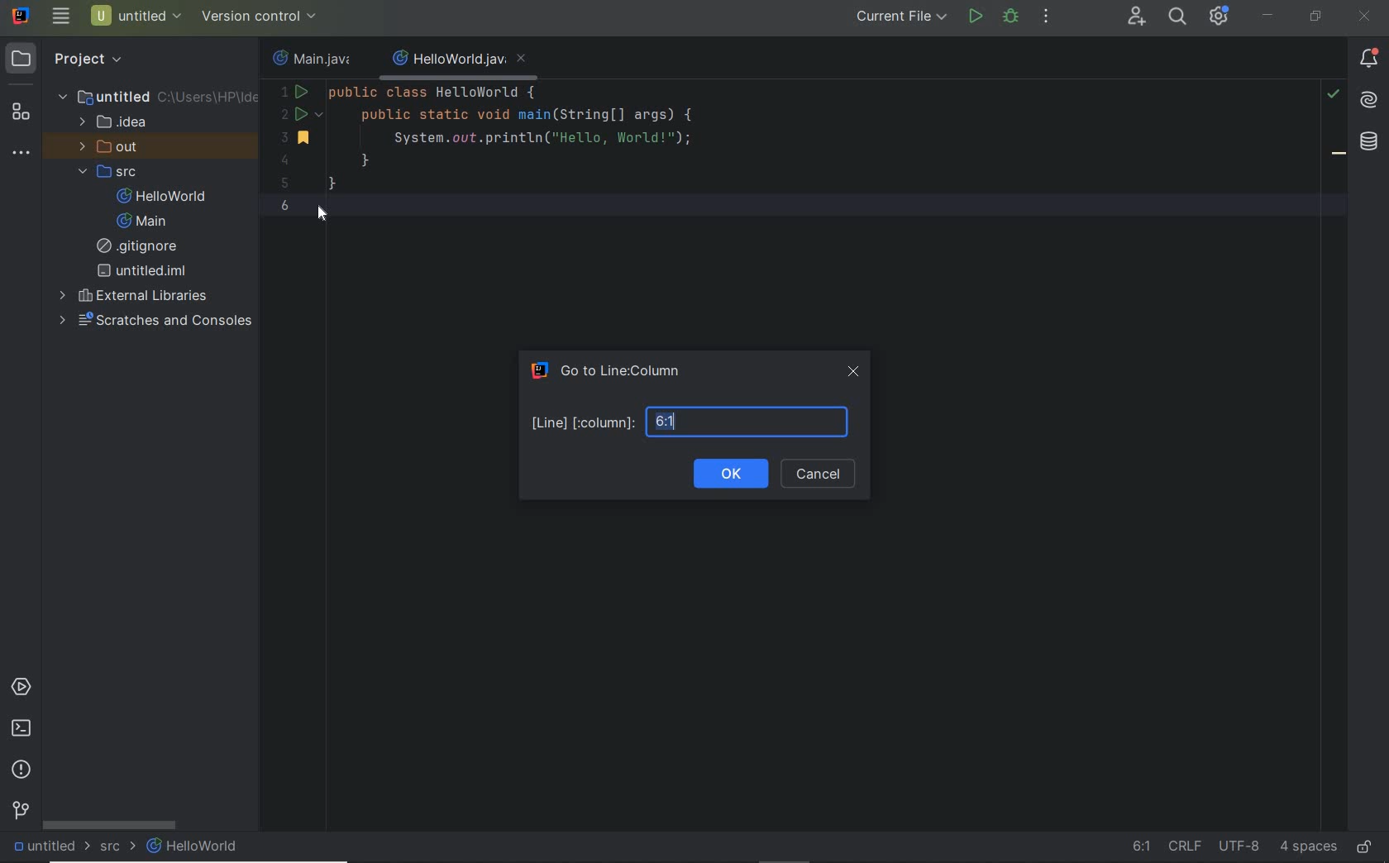 Image resolution: width=1389 pixels, height=863 pixels. Describe the element at coordinates (111, 825) in the screenshot. I see `scrollbar` at that location.